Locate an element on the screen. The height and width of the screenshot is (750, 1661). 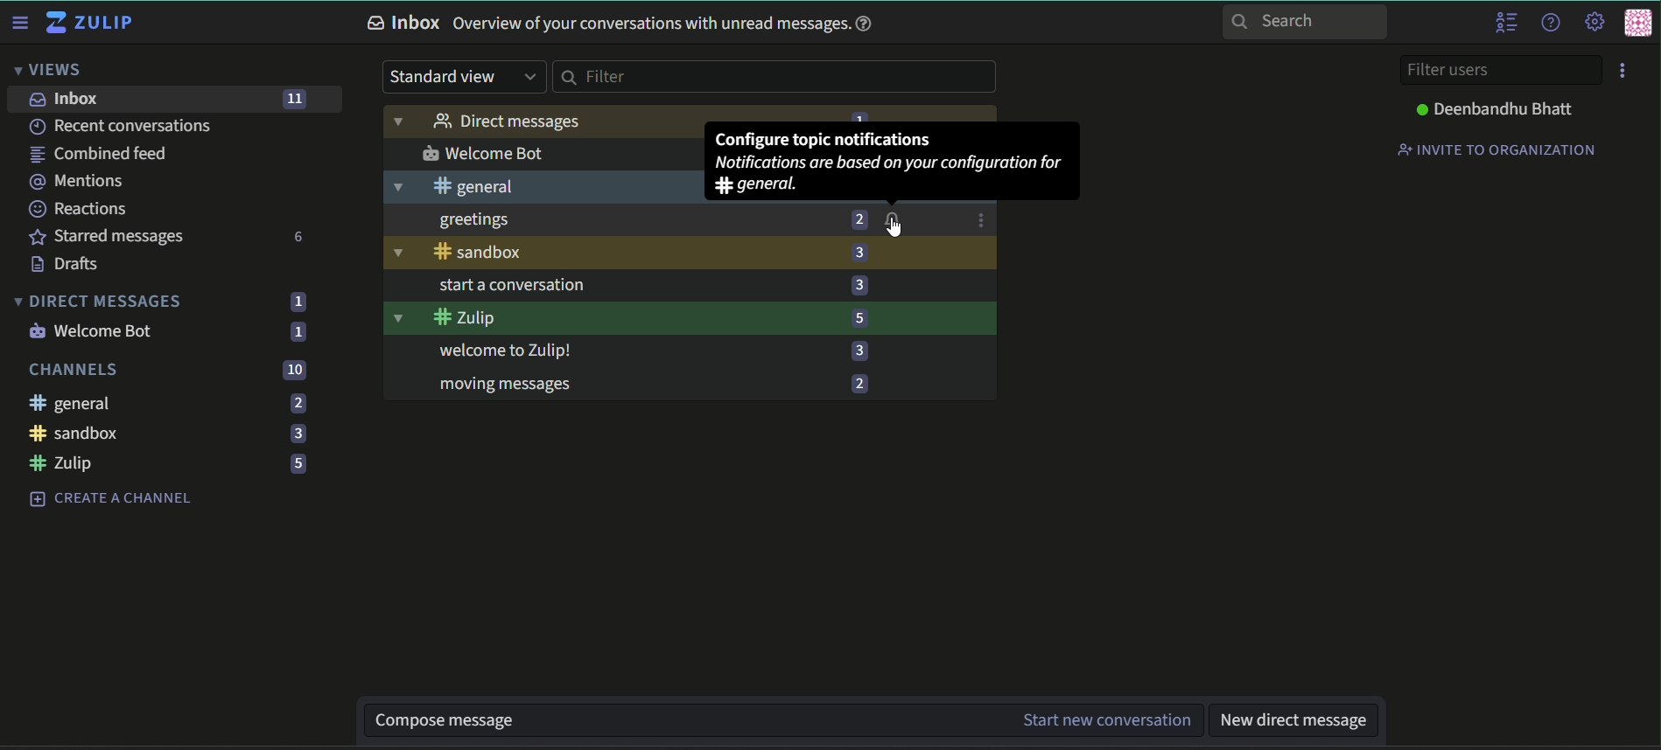
Welcome Bot is located at coordinates (93, 332).